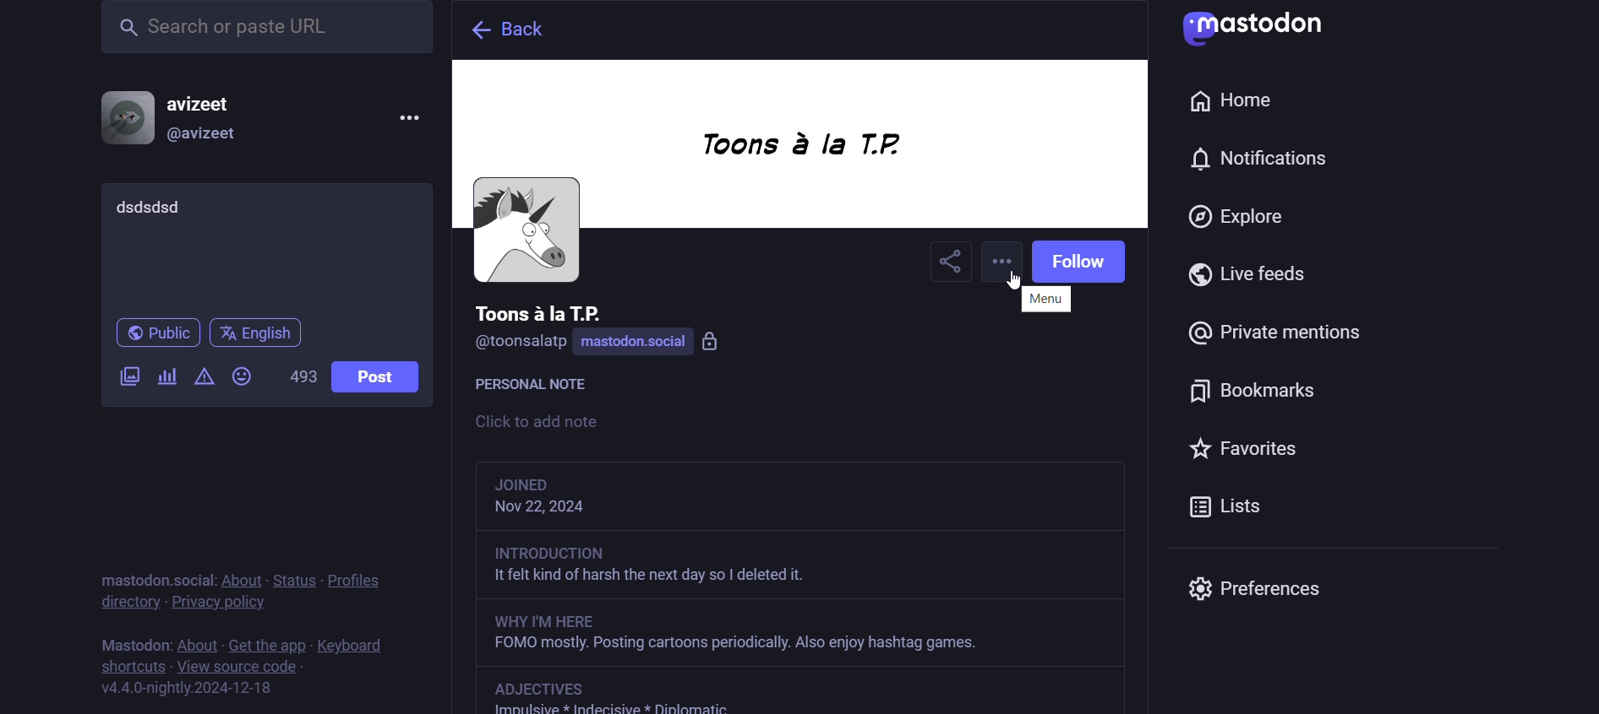 This screenshot has width=1599, height=714. What do you see at coordinates (195, 689) in the screenshot?
I see `version` at bounding box center [195, 689].